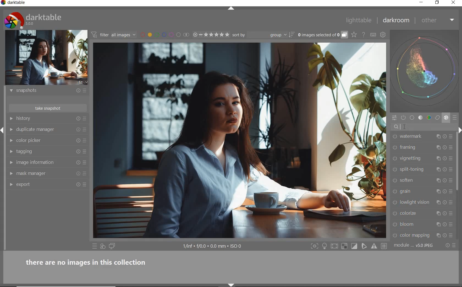 The width and height of the screenshot is (462, 287). I want to click on preset and preferences, so click(451, 147).